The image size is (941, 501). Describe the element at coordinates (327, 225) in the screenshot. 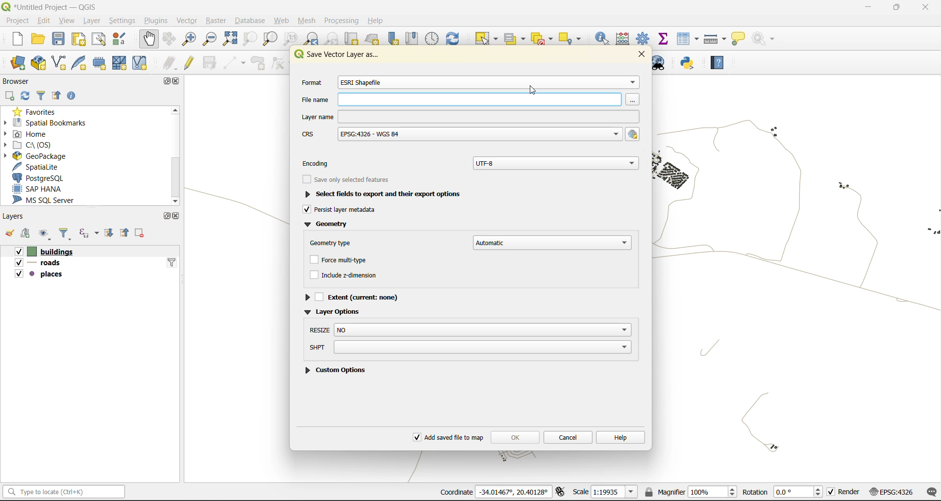

I see `geometry` at that location.